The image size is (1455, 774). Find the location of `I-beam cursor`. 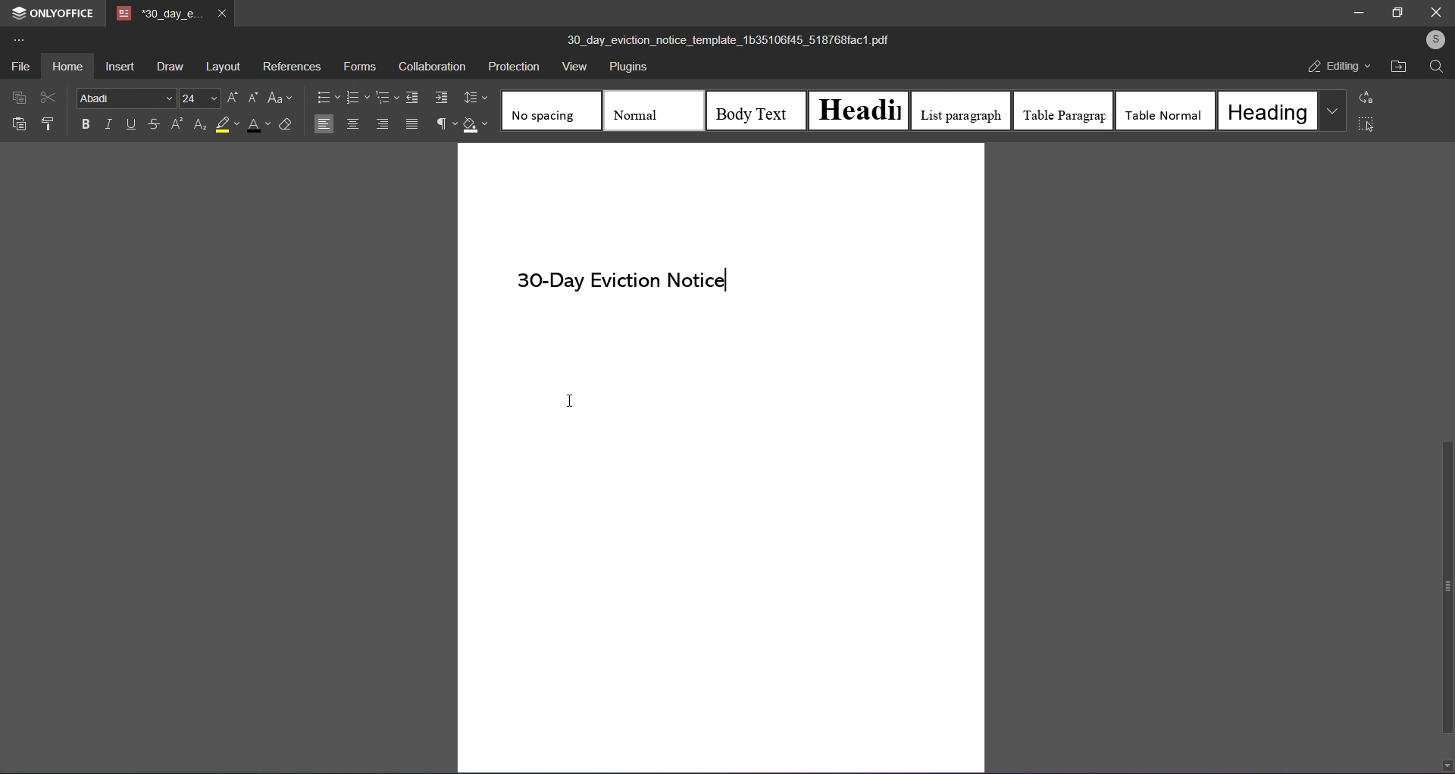

I-beam cursor is located at coordinates (570, 401).